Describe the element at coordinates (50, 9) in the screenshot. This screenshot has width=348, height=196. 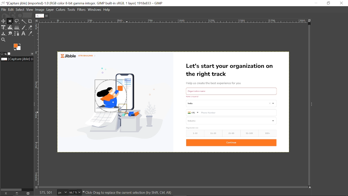
I see `layer` at that location.